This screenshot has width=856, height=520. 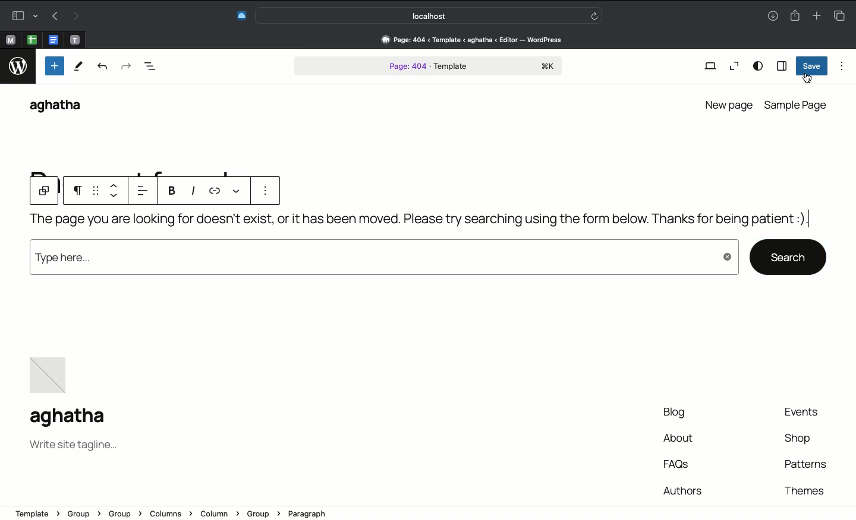 I want to click on Scroll, so click(x=851, y=203).